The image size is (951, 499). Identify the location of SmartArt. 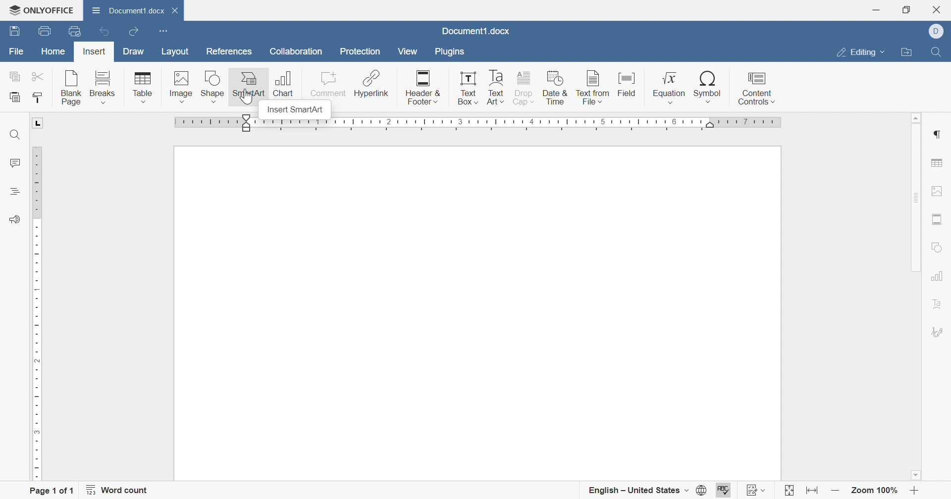
(249, 86).